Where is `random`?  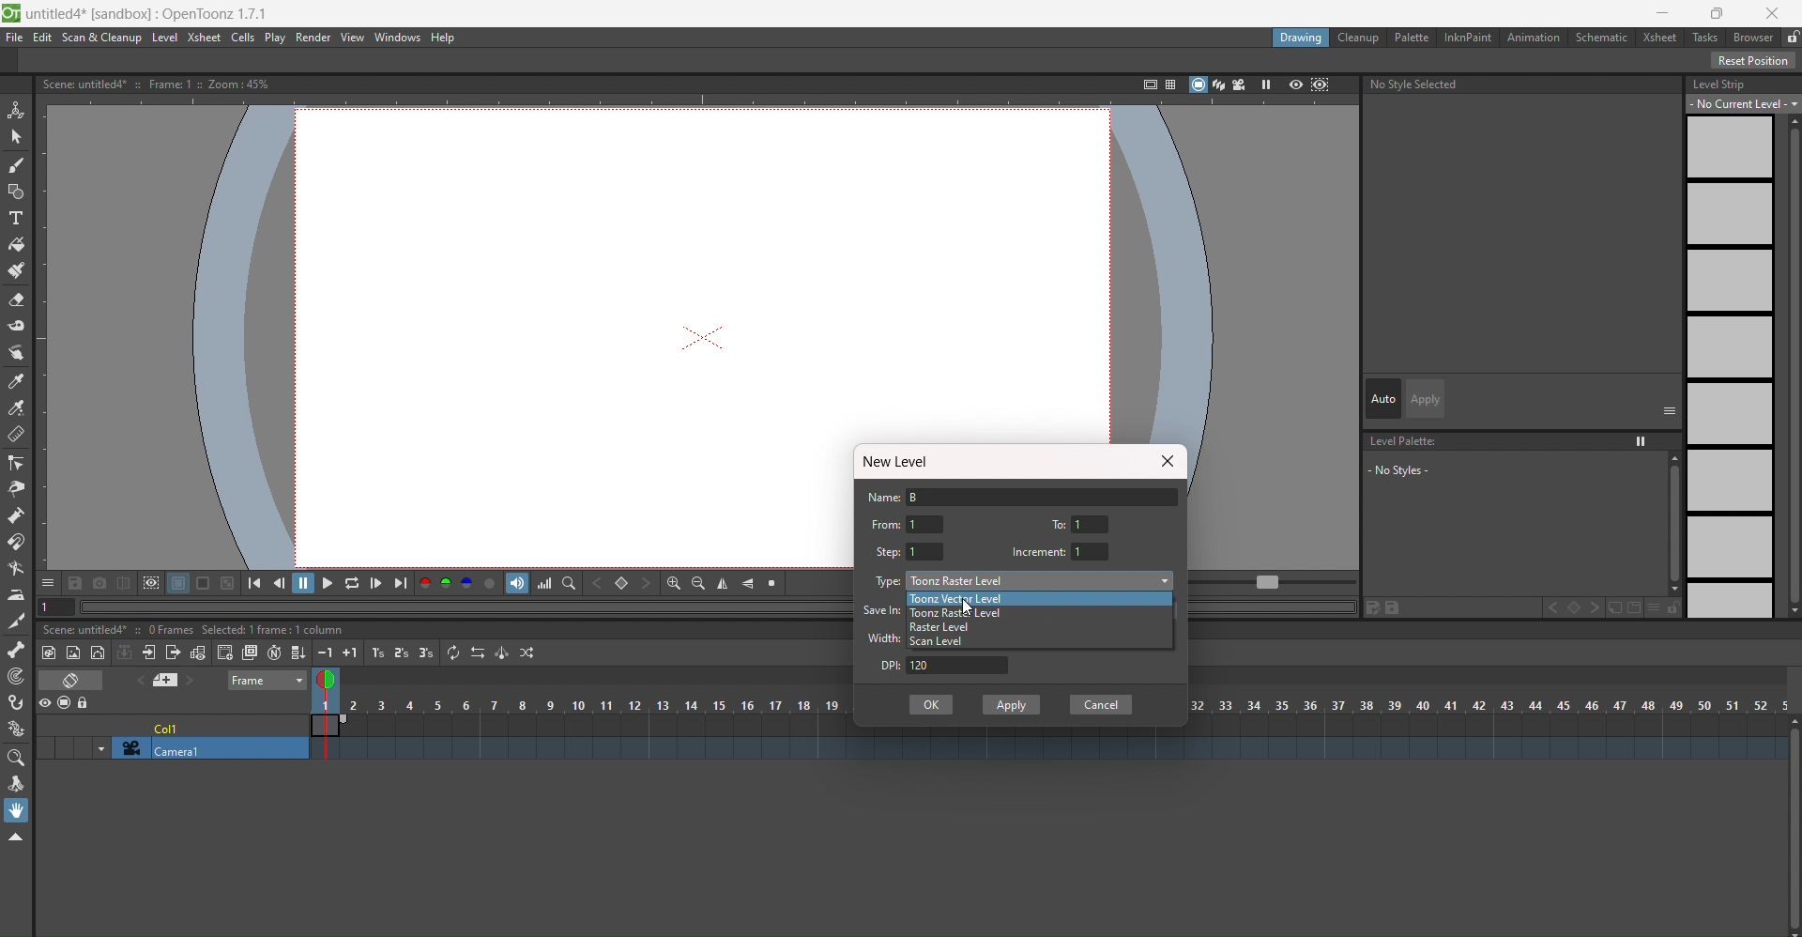
random is located at coordinates (529, 653).